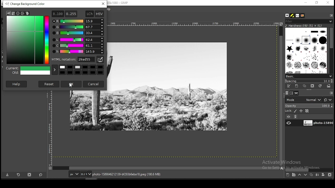 The image size is (335, 188). I want to click on configure this pane, so click(331, 15).